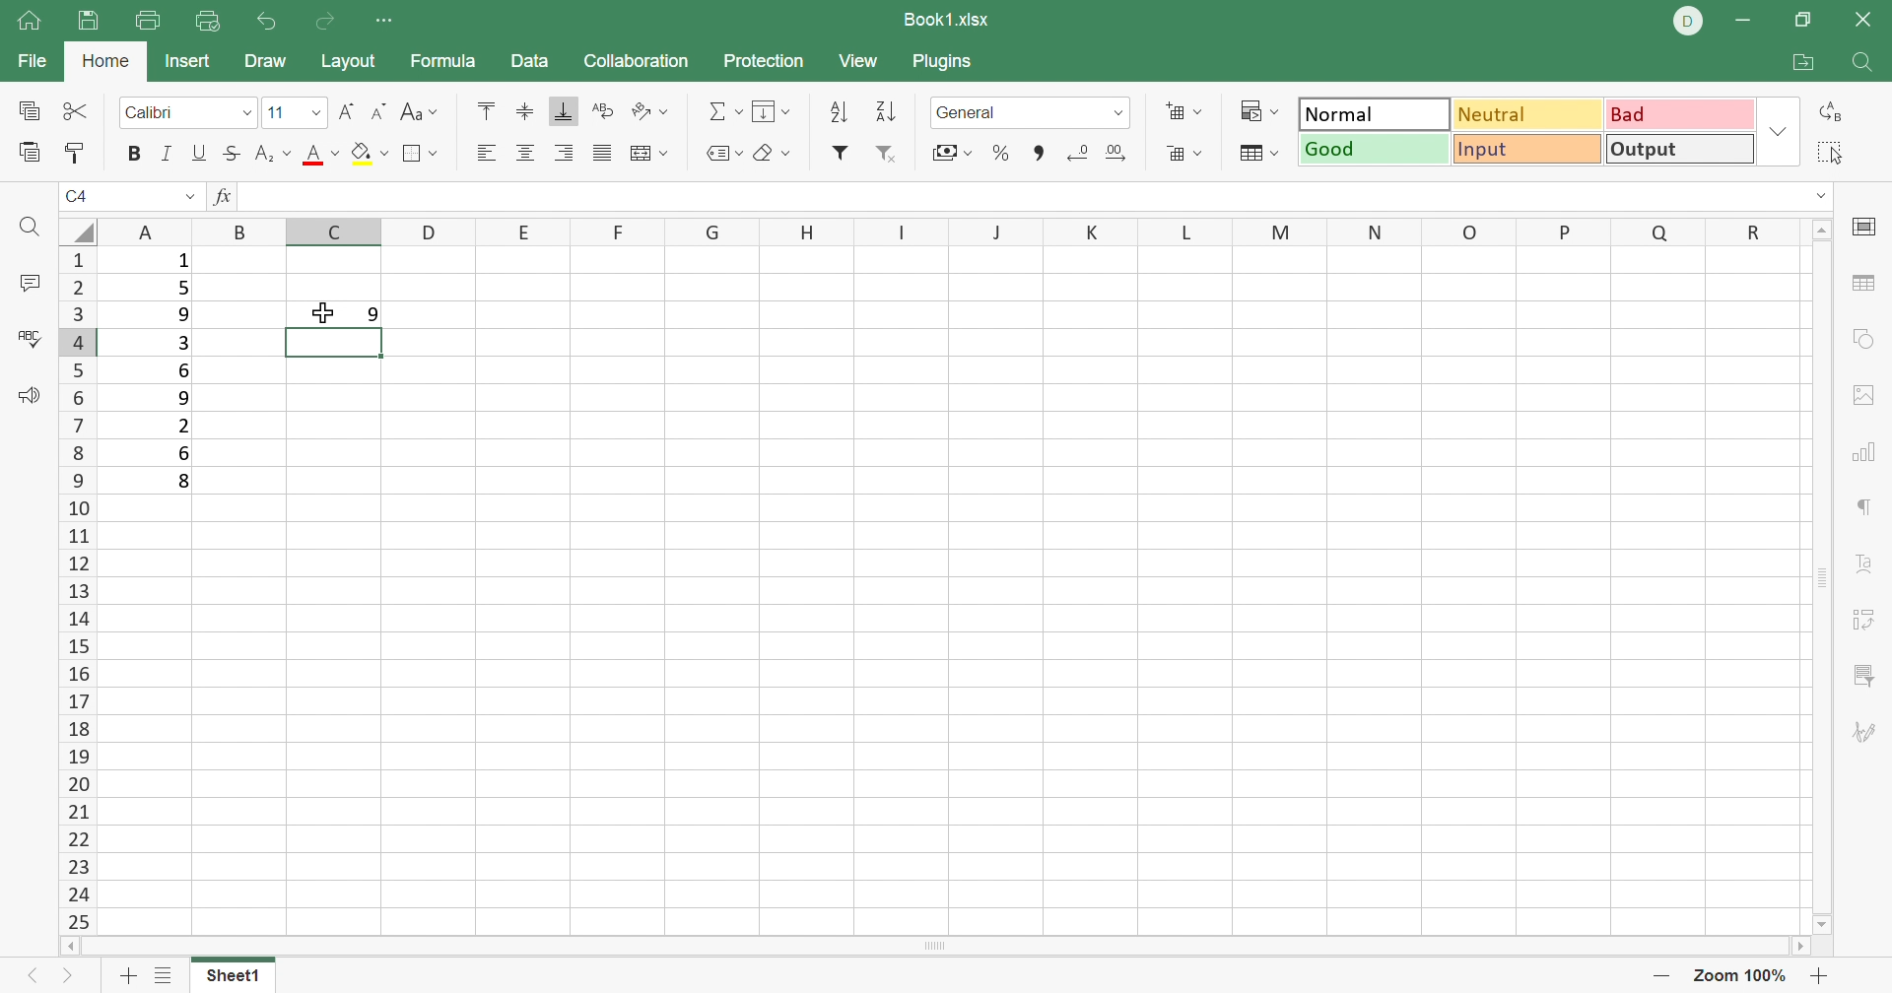 Image resolution: width=1892 pixels, height=993 pixels. Describe the element at coordinates (135, 153) in the screenshot. I see `Bold` at that location.